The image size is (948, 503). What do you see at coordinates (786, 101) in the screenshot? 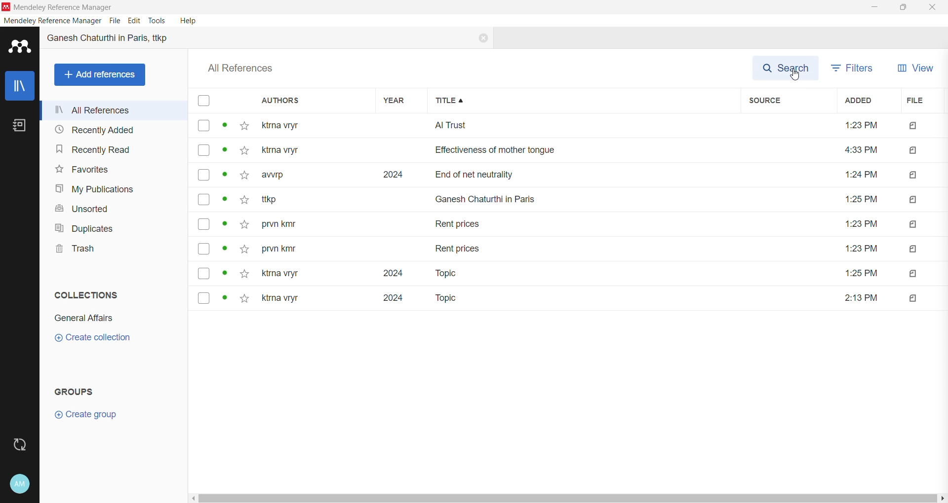
I see `Source` at bounding box center [786, 101].